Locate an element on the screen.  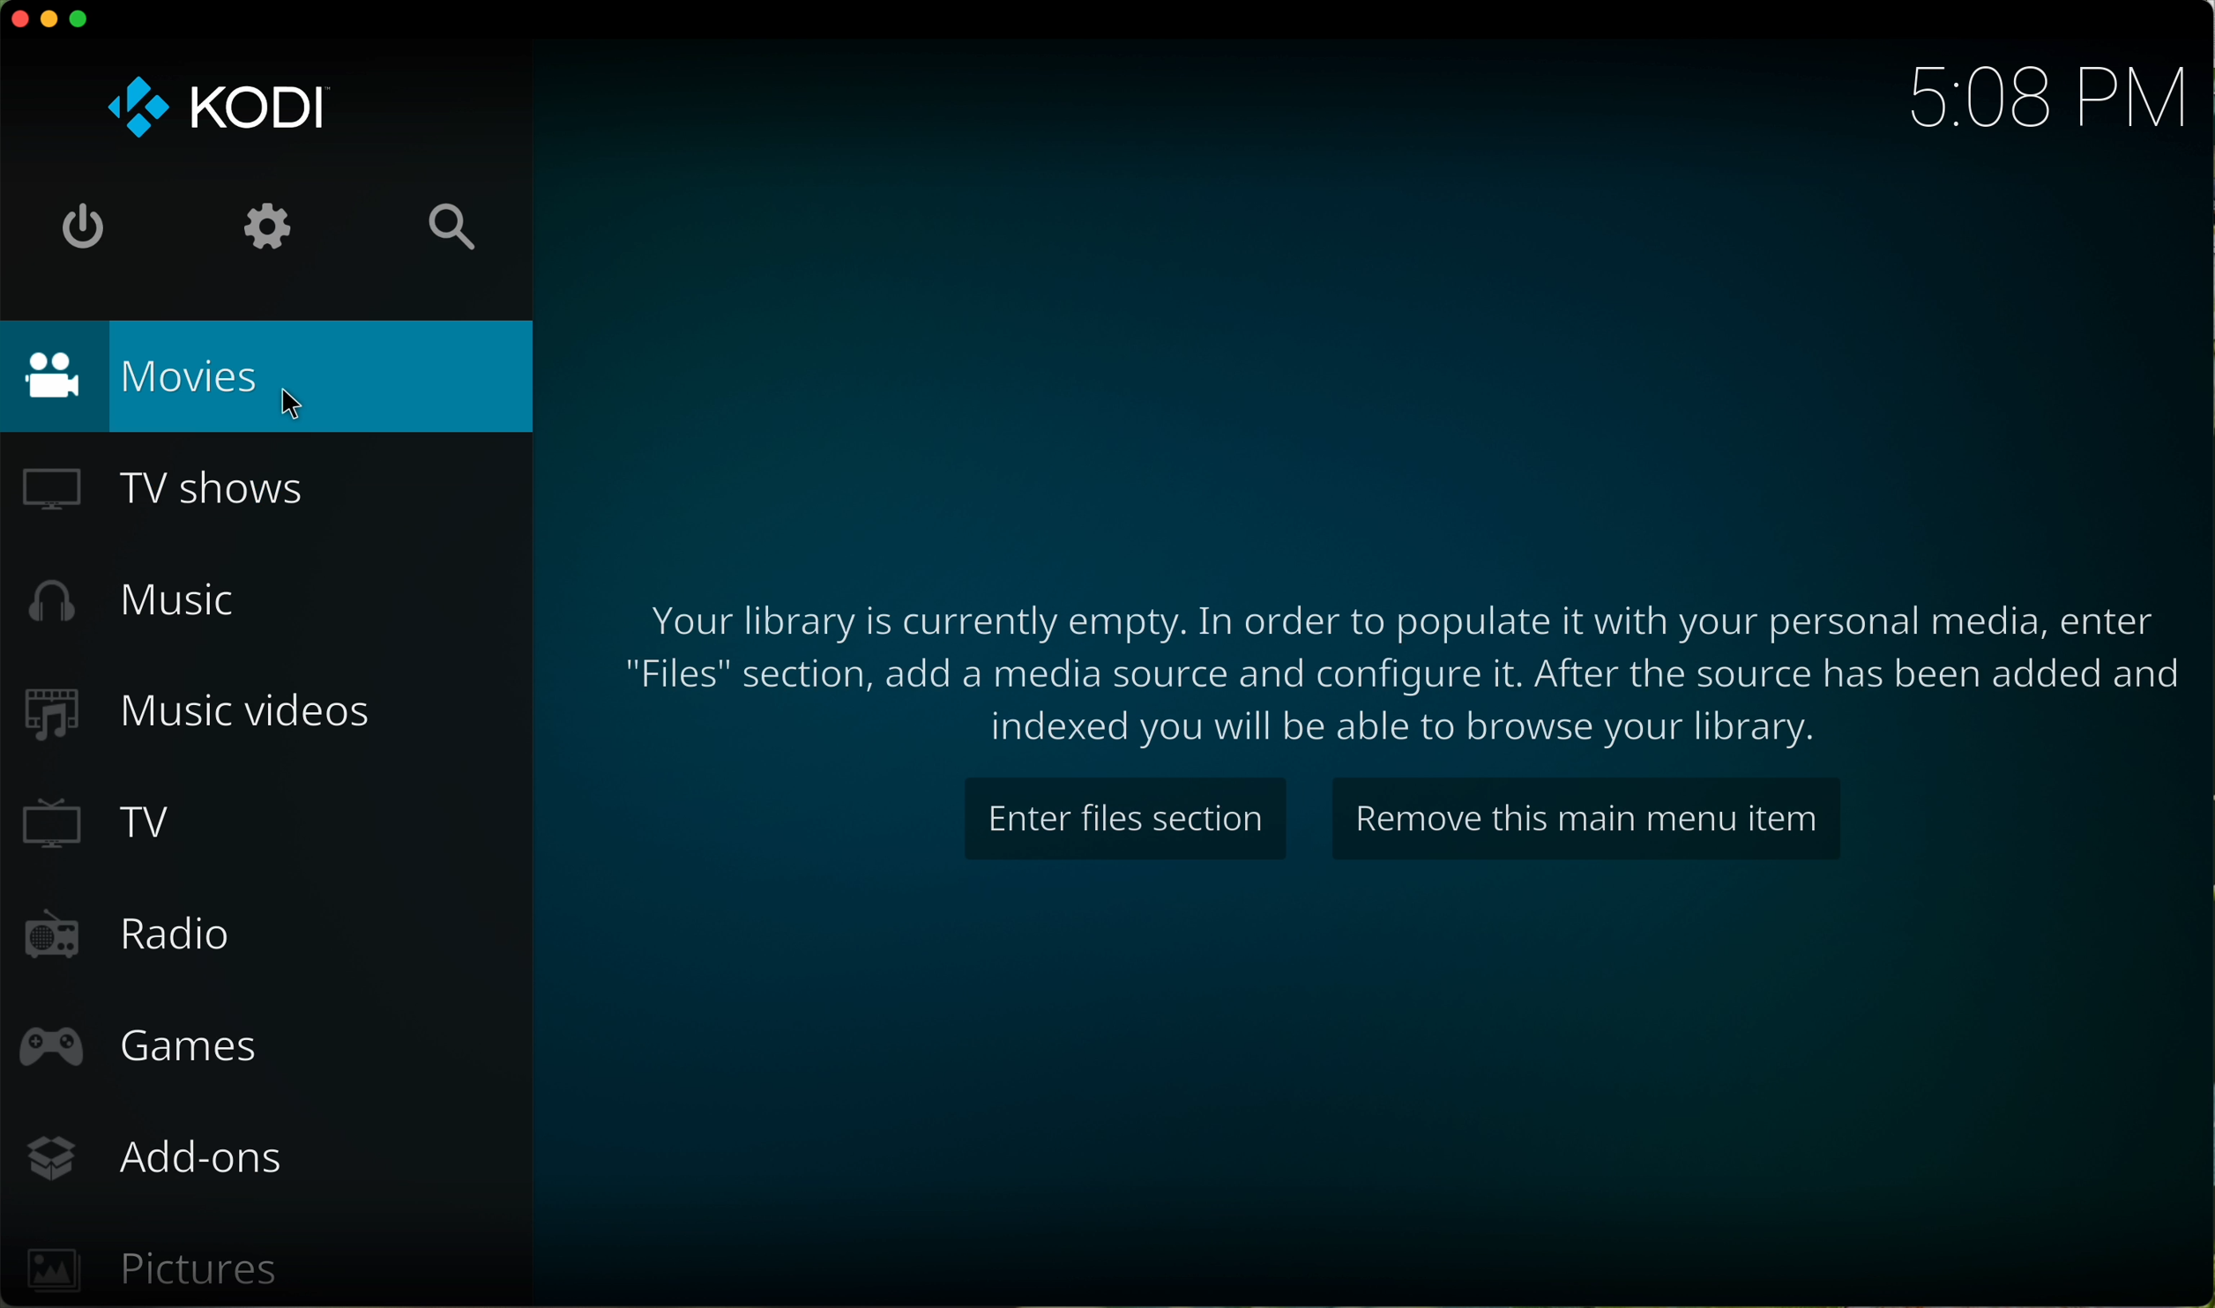
hour is located at coordinates (2033, 98).